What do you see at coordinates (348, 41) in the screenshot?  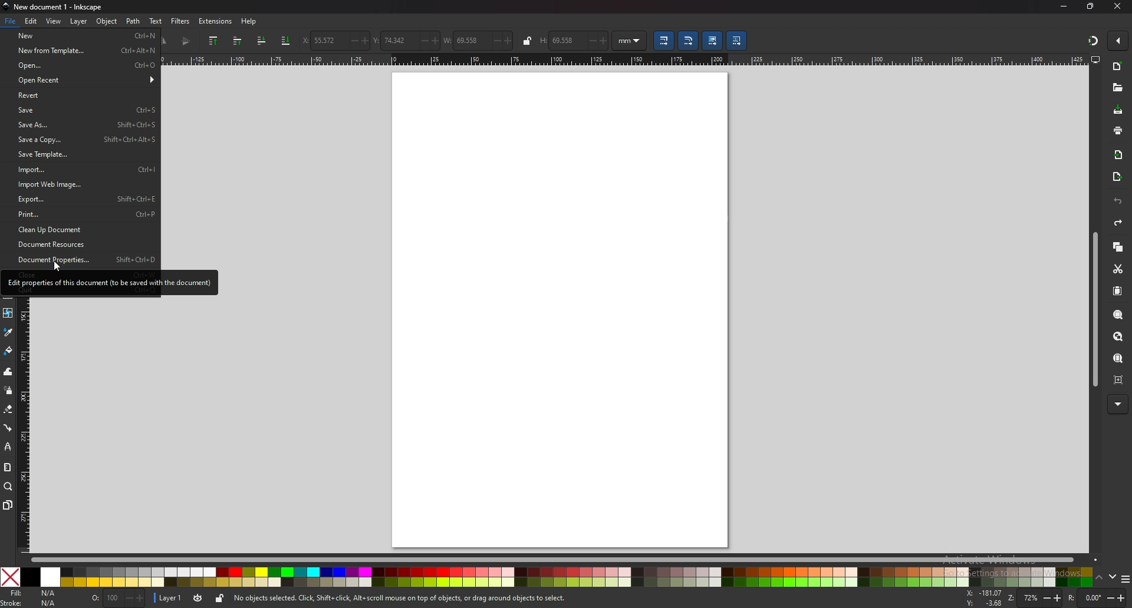 I see `-` at bounding box center [348, 41].